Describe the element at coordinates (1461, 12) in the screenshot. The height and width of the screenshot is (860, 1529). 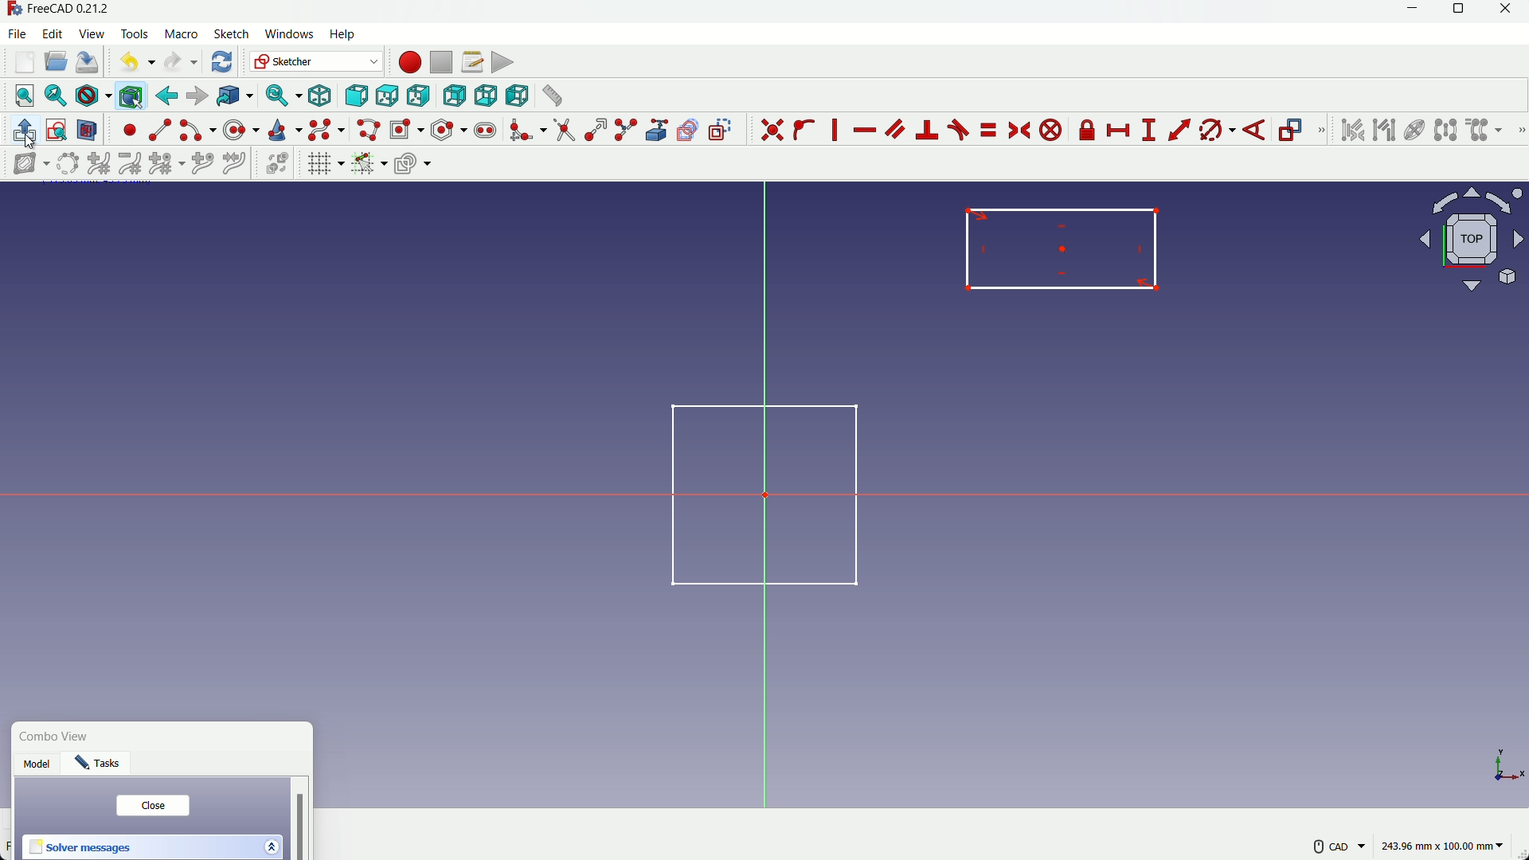
I see `maximize or restore` at that location.